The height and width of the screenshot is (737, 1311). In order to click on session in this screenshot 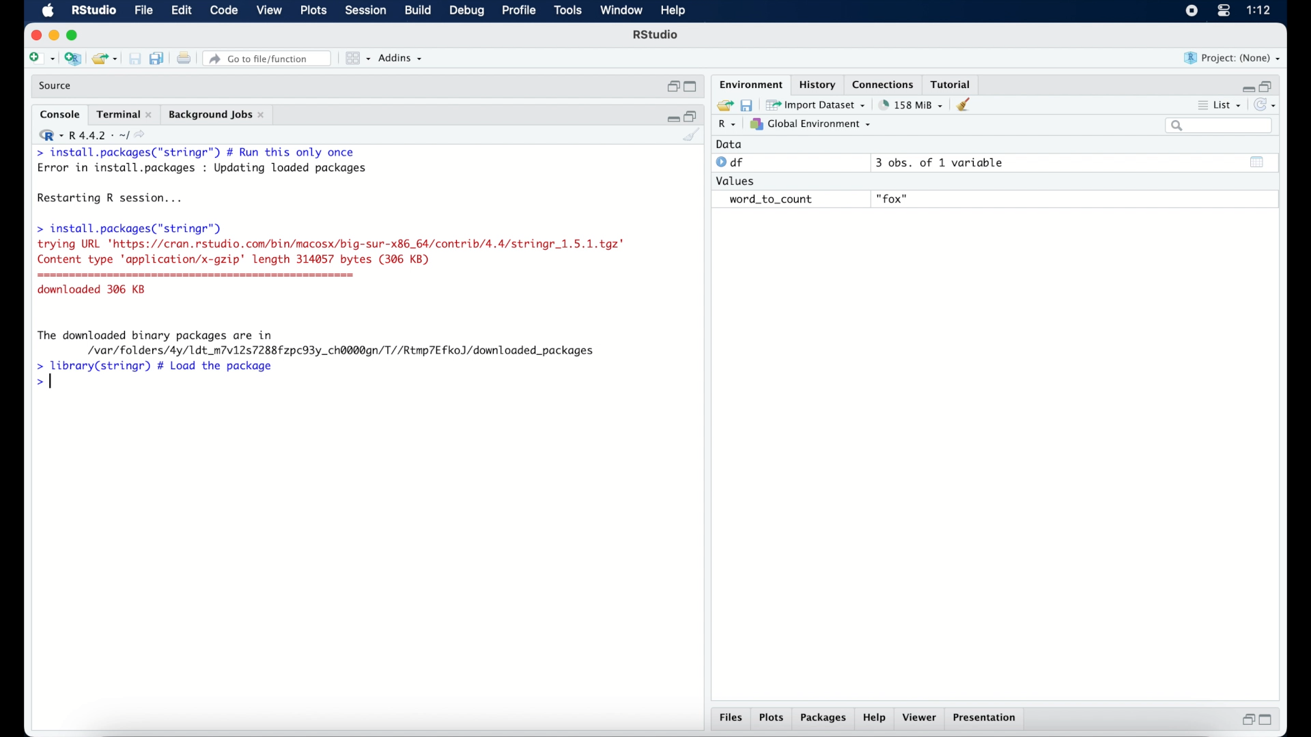, I will do `click(365, 11)`.